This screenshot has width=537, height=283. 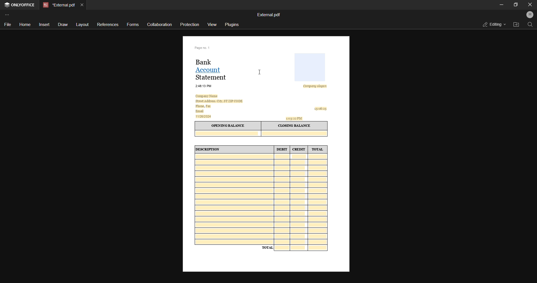 I want to click on references, so click(x=107, y=25).